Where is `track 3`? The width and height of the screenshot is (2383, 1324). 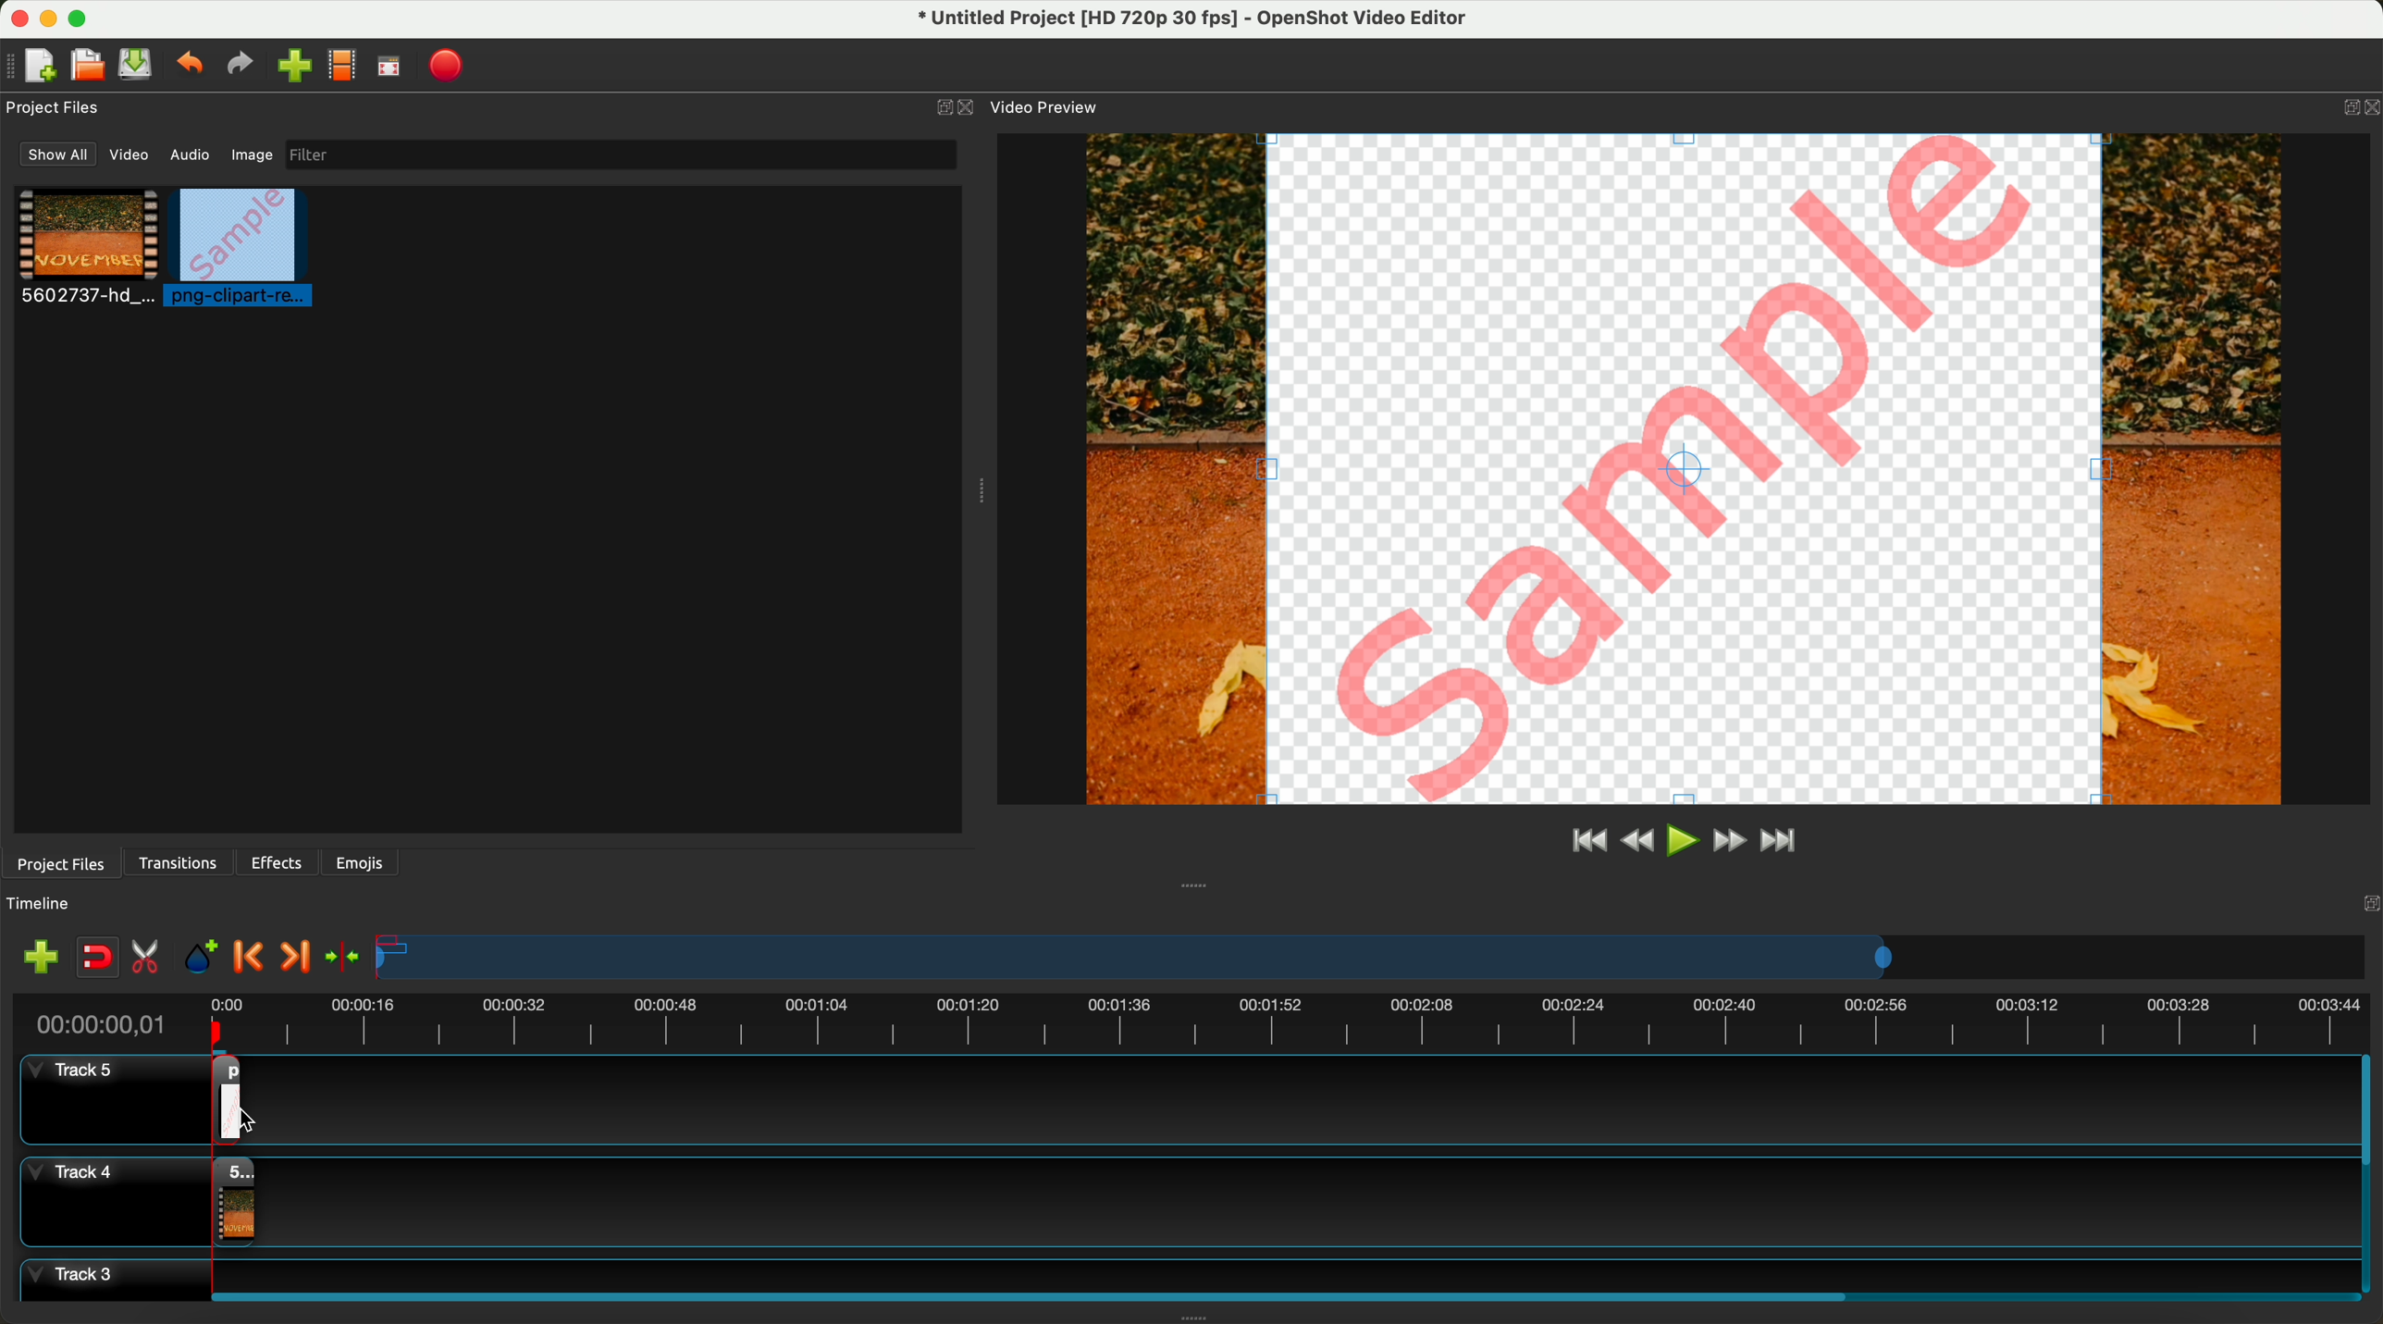 track 3 is located at coordinates (1179, 1272).